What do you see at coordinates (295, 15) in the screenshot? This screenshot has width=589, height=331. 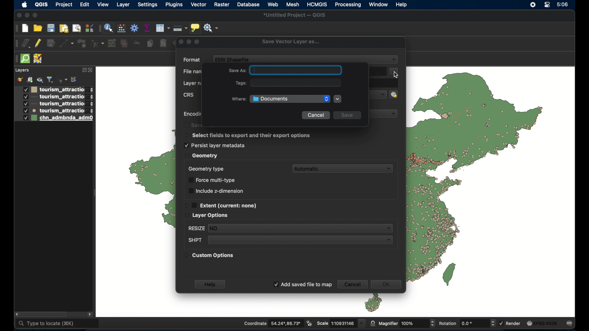 I see `untitled project - QGIS` at bounding box center [295, 15].